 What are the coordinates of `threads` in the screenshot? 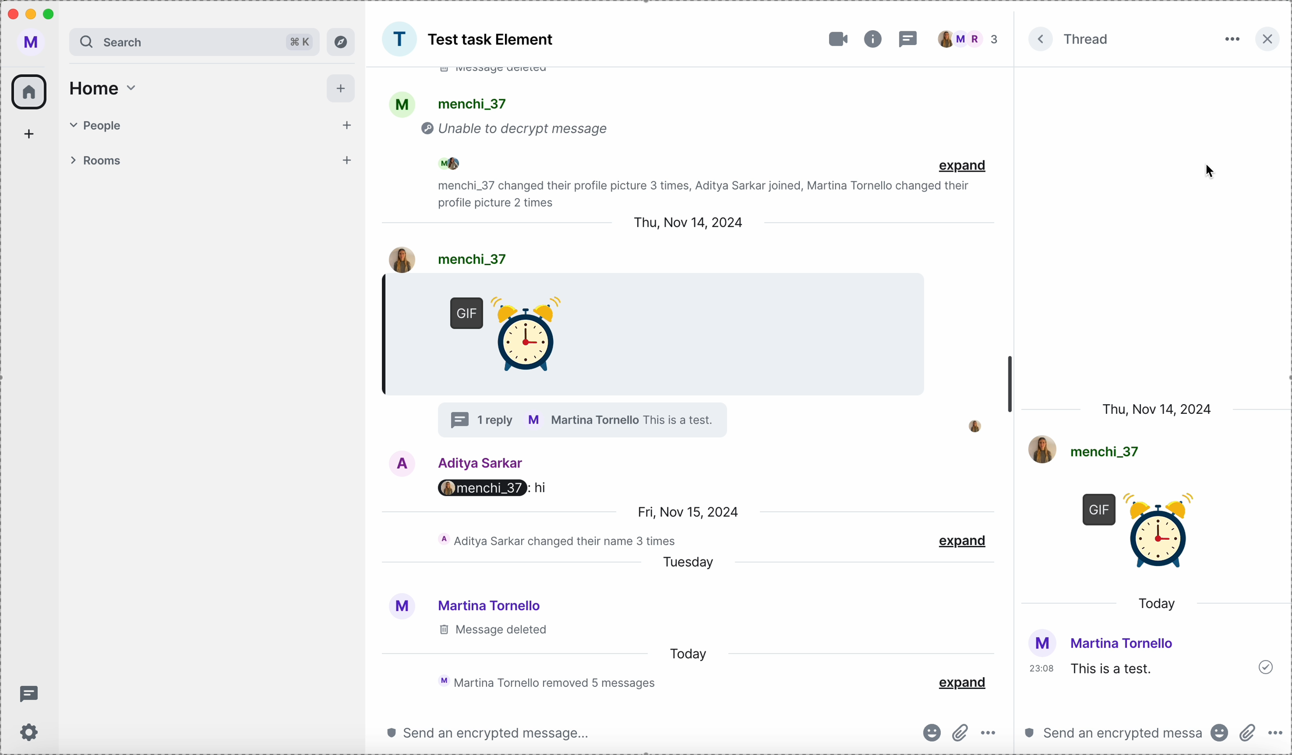 It's located at (29, 696).